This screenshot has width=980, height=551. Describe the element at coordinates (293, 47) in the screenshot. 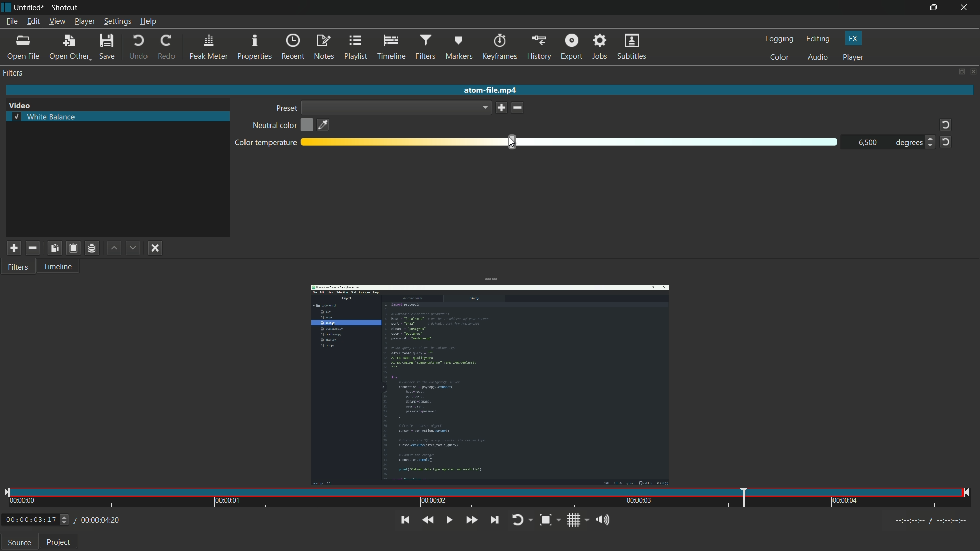

I see `recent` at that location.